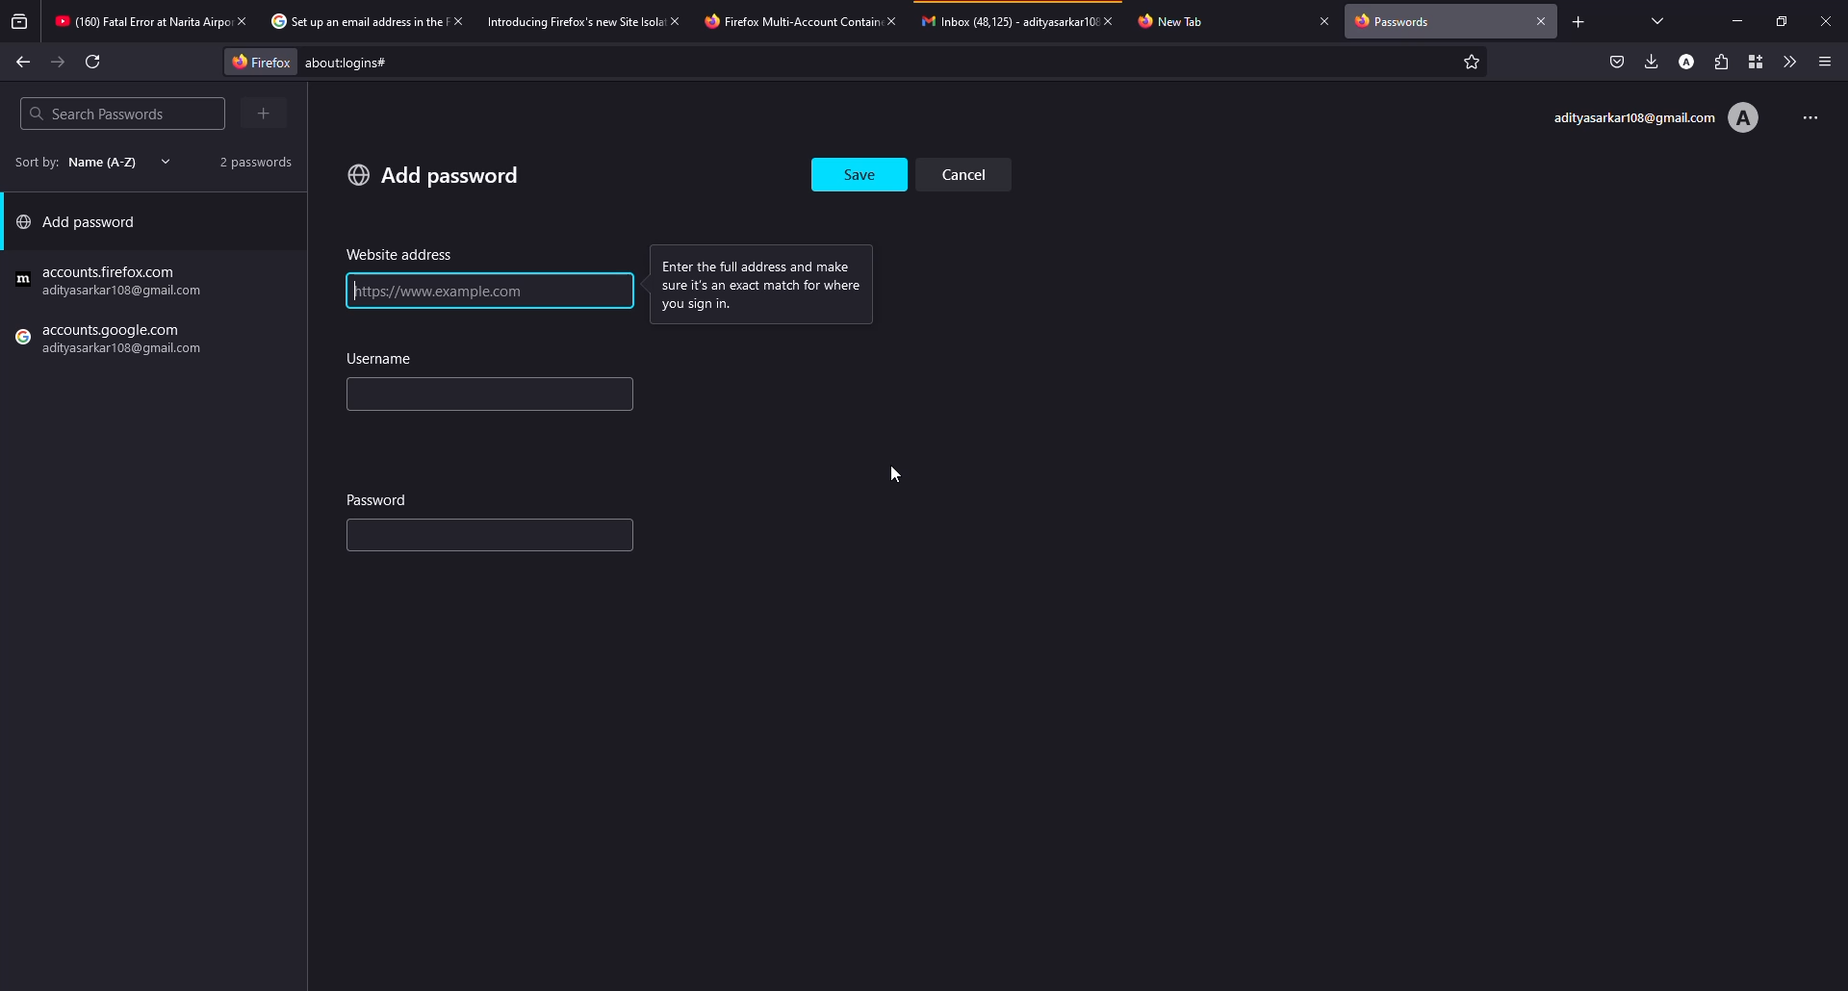 Image resolution: width=1848 pixels, height=991 pixels. What do you see at coordinates (261, 114) in the screenshot?
I see `add more` at bounding box center [261, 114].